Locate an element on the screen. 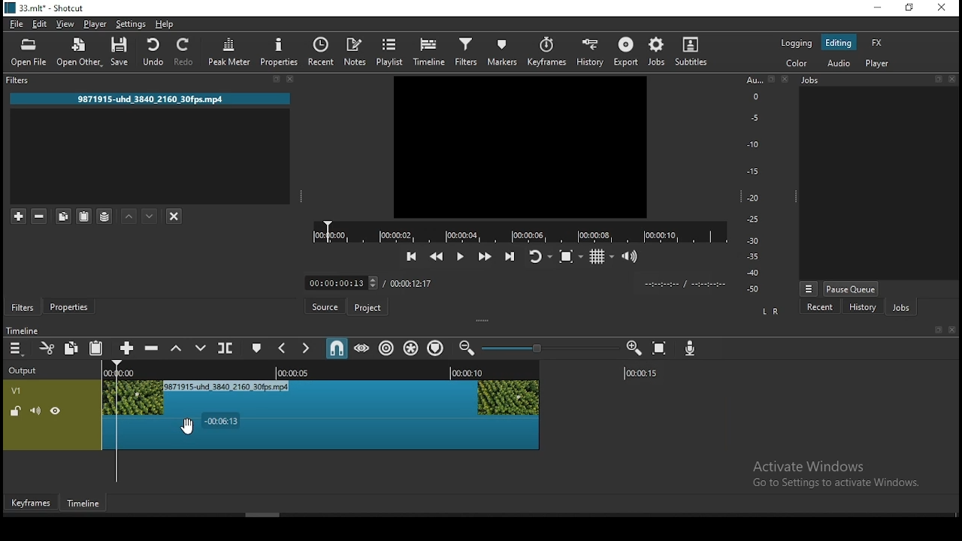 The height and width of the screenshot is (541, 962). copy selected filter is located at coordinates (63, 213).